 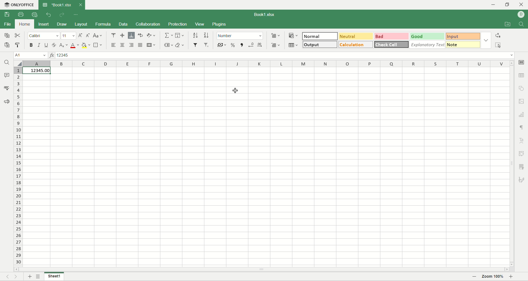 What do you see at coordinates (54, 277) in the screenshot?
I see `sheet name` at bounding box center [54, 277].